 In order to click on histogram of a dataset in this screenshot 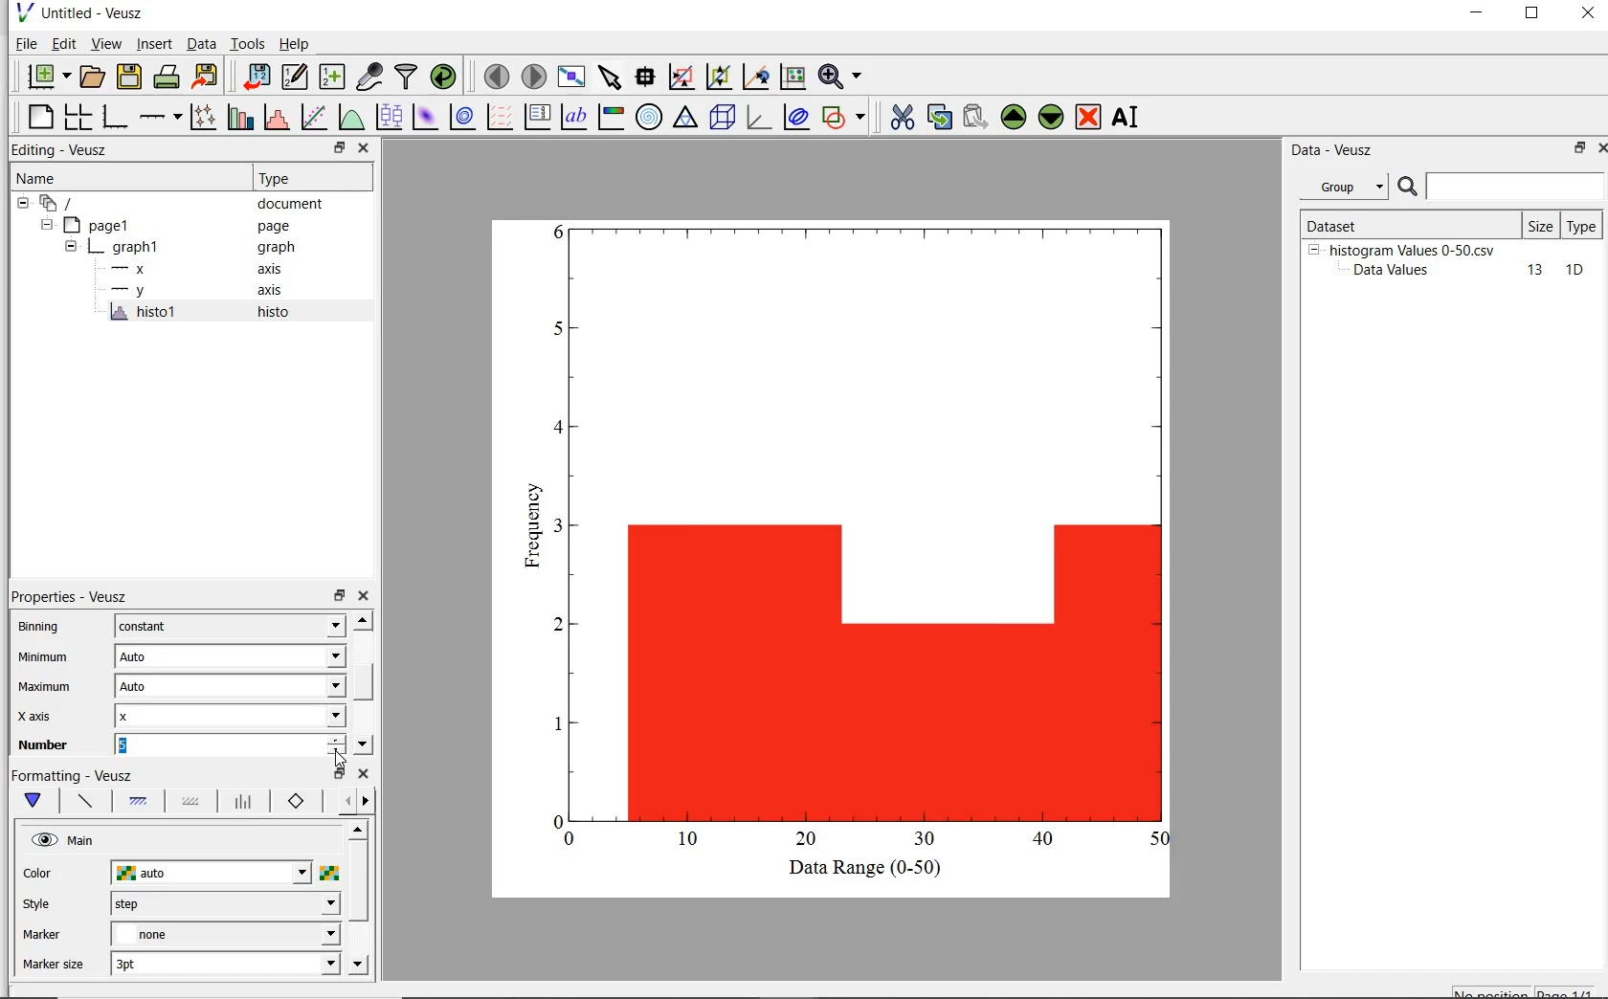, I will do `click(276, 118)`.